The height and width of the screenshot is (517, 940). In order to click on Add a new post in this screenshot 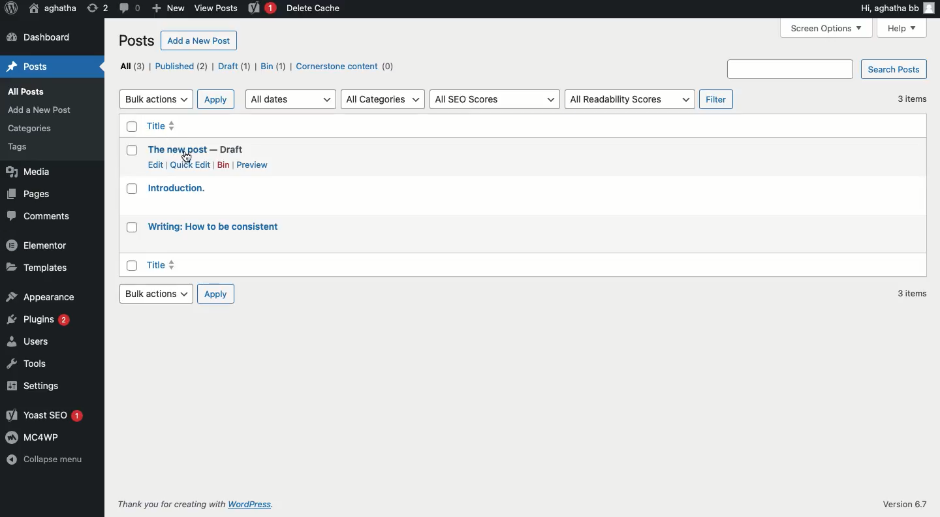, I will do `click(200, 40)`.